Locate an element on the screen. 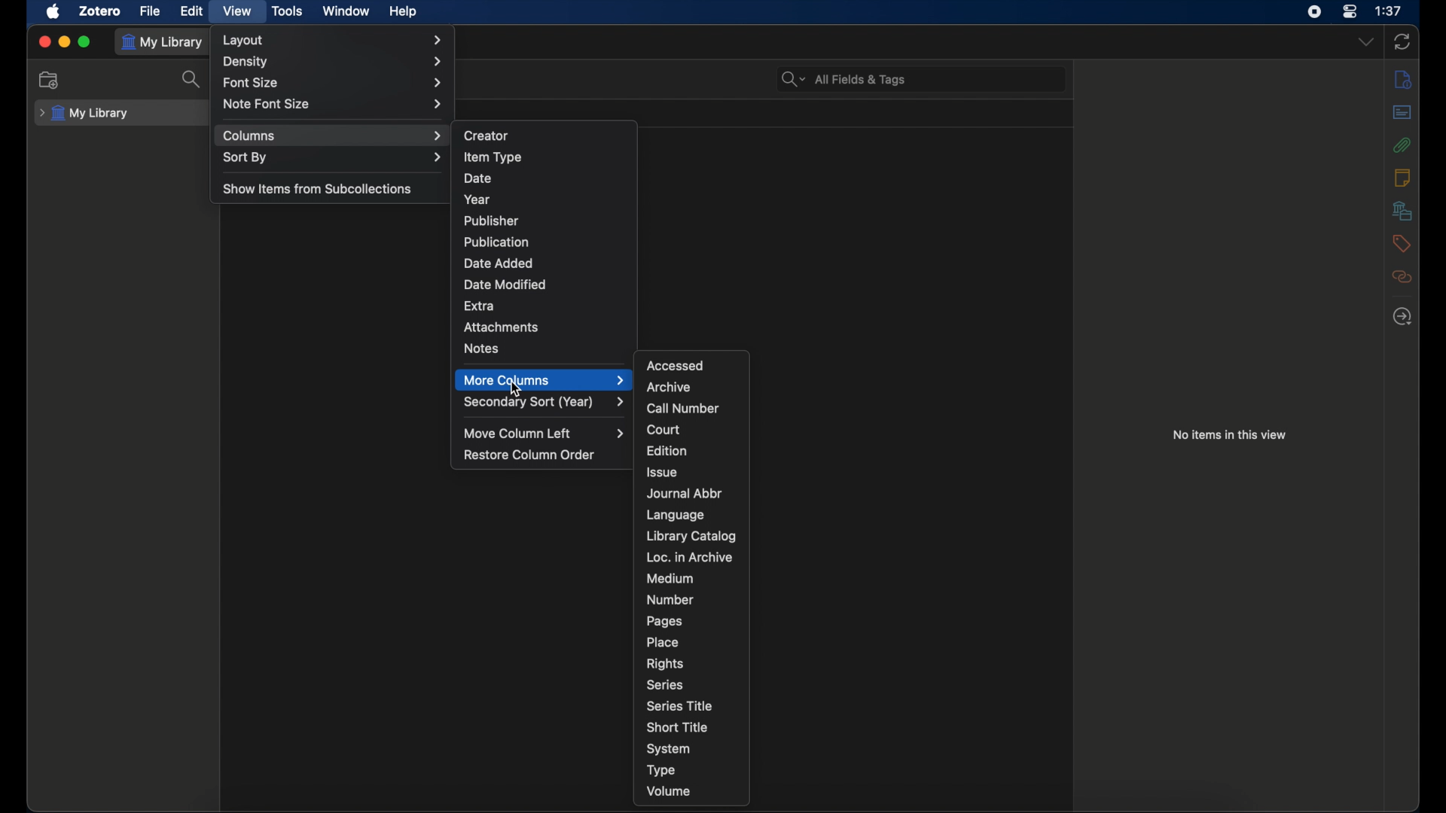 The width and height of the screenshot is (1446, 813). notes is located at coordinates (482, 349).